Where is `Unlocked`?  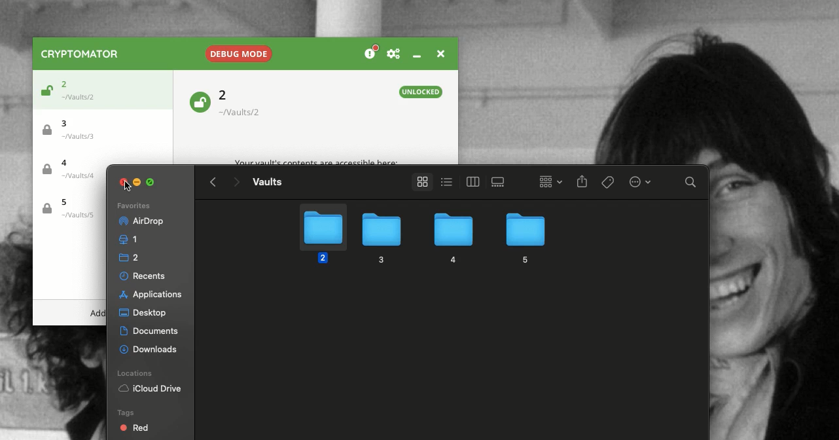
Unlocked is located at coordinates (199, 101).